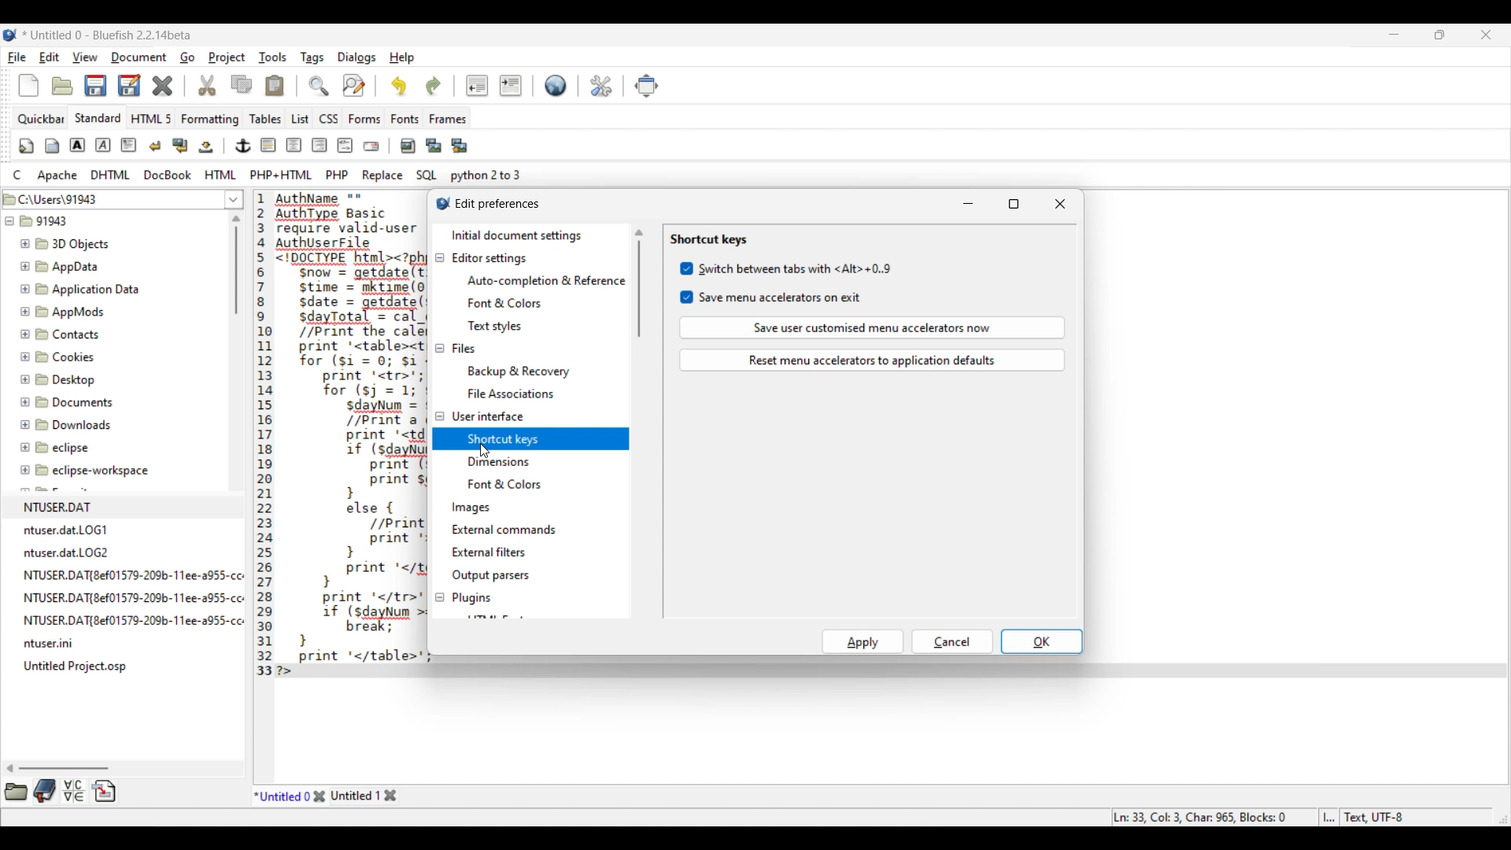  I want to click on Files setting options, so click(546, 382).